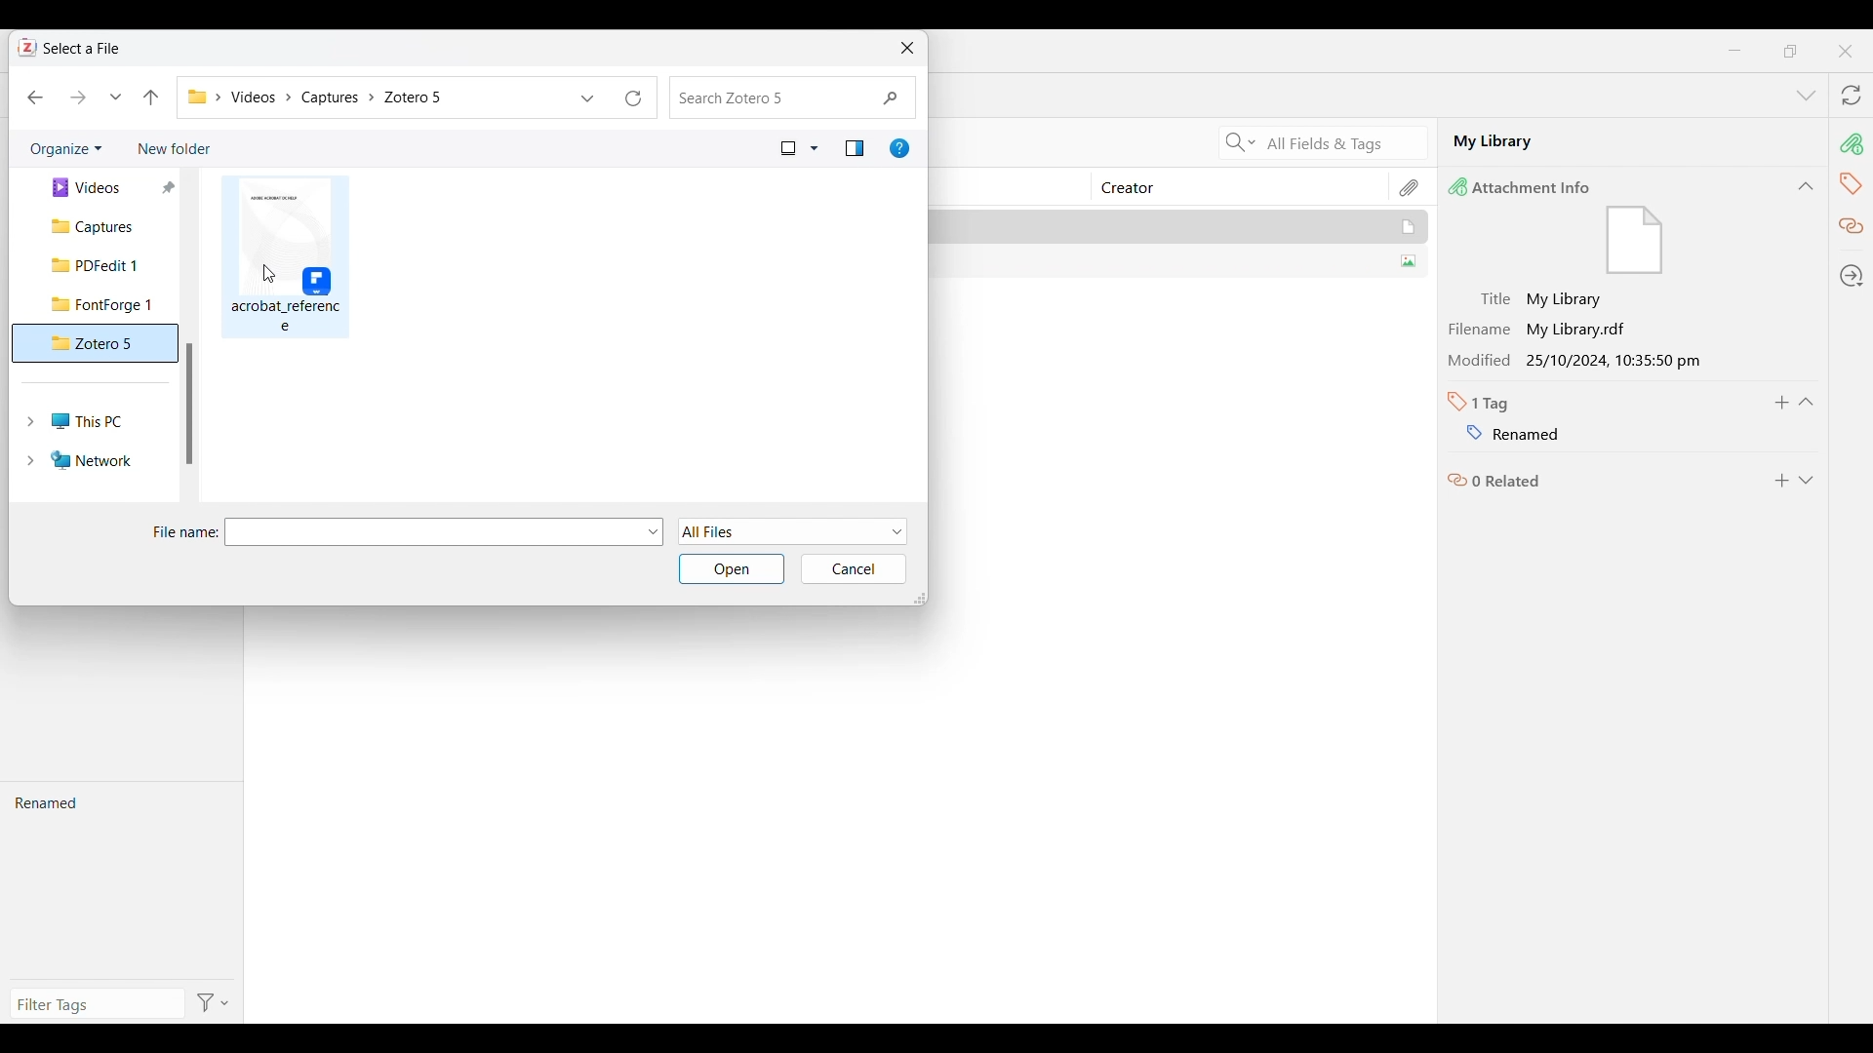  What do you see at coordinates (918, 598) in the screenshot?
I see `Change dimension of window` at bounding box center [918, 598].